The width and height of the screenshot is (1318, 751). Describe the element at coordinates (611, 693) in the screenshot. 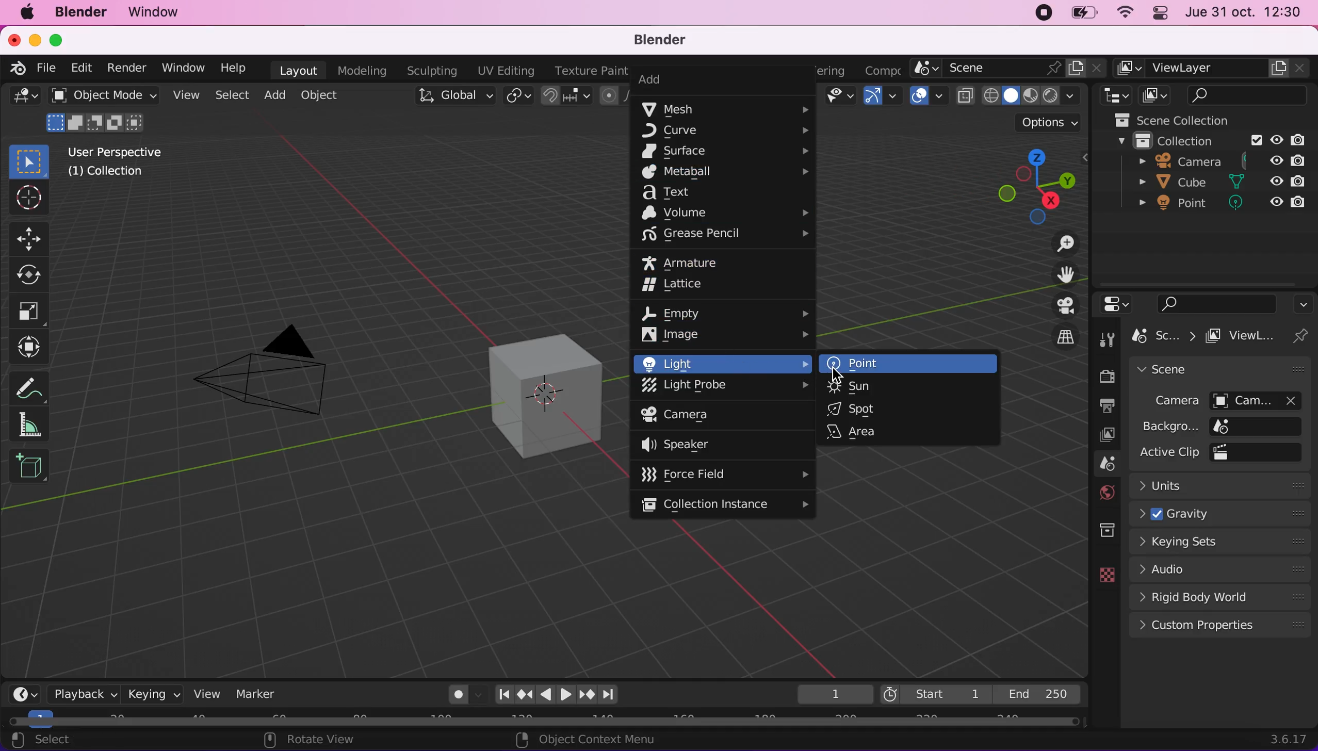

I see `Jump to endpoint` at that location.